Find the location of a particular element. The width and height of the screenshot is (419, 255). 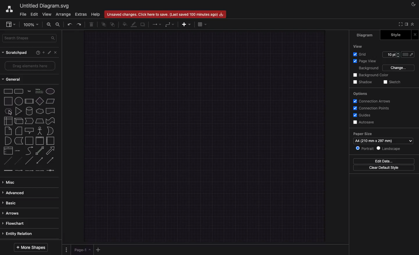

Waypoints is located at coordinates (170, 24).